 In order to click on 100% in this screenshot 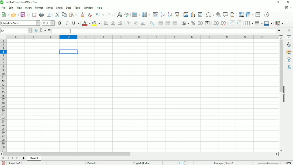, I will do `click(288, 163)`.